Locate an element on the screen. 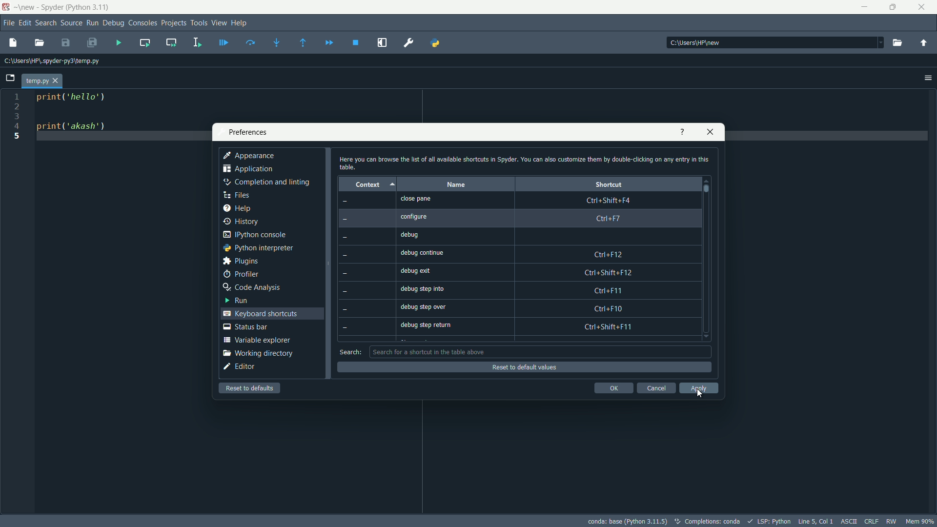 The height and width of the screenshot is (527, 937). files is located at coordinates (236, 195).